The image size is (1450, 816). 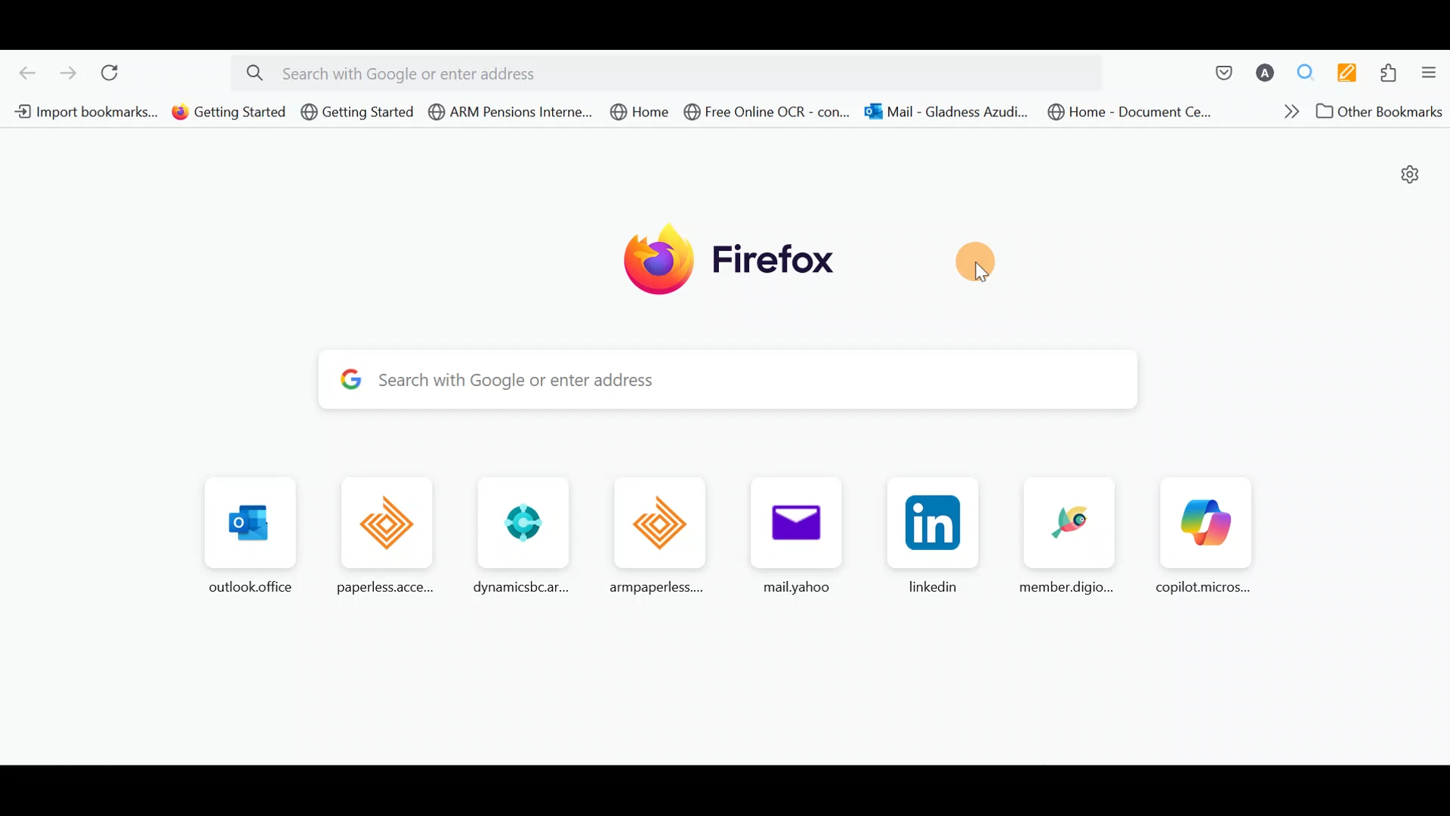 What do you see at coordinates (1266, 66) in the screenshot?
I see `Account` at bounding box center [1266, 66].